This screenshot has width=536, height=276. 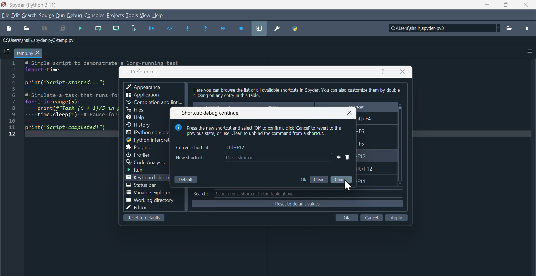 What do you see at coordinates (143, 124) in the screenshot?
I see `History` at bounding box center [143, 124].